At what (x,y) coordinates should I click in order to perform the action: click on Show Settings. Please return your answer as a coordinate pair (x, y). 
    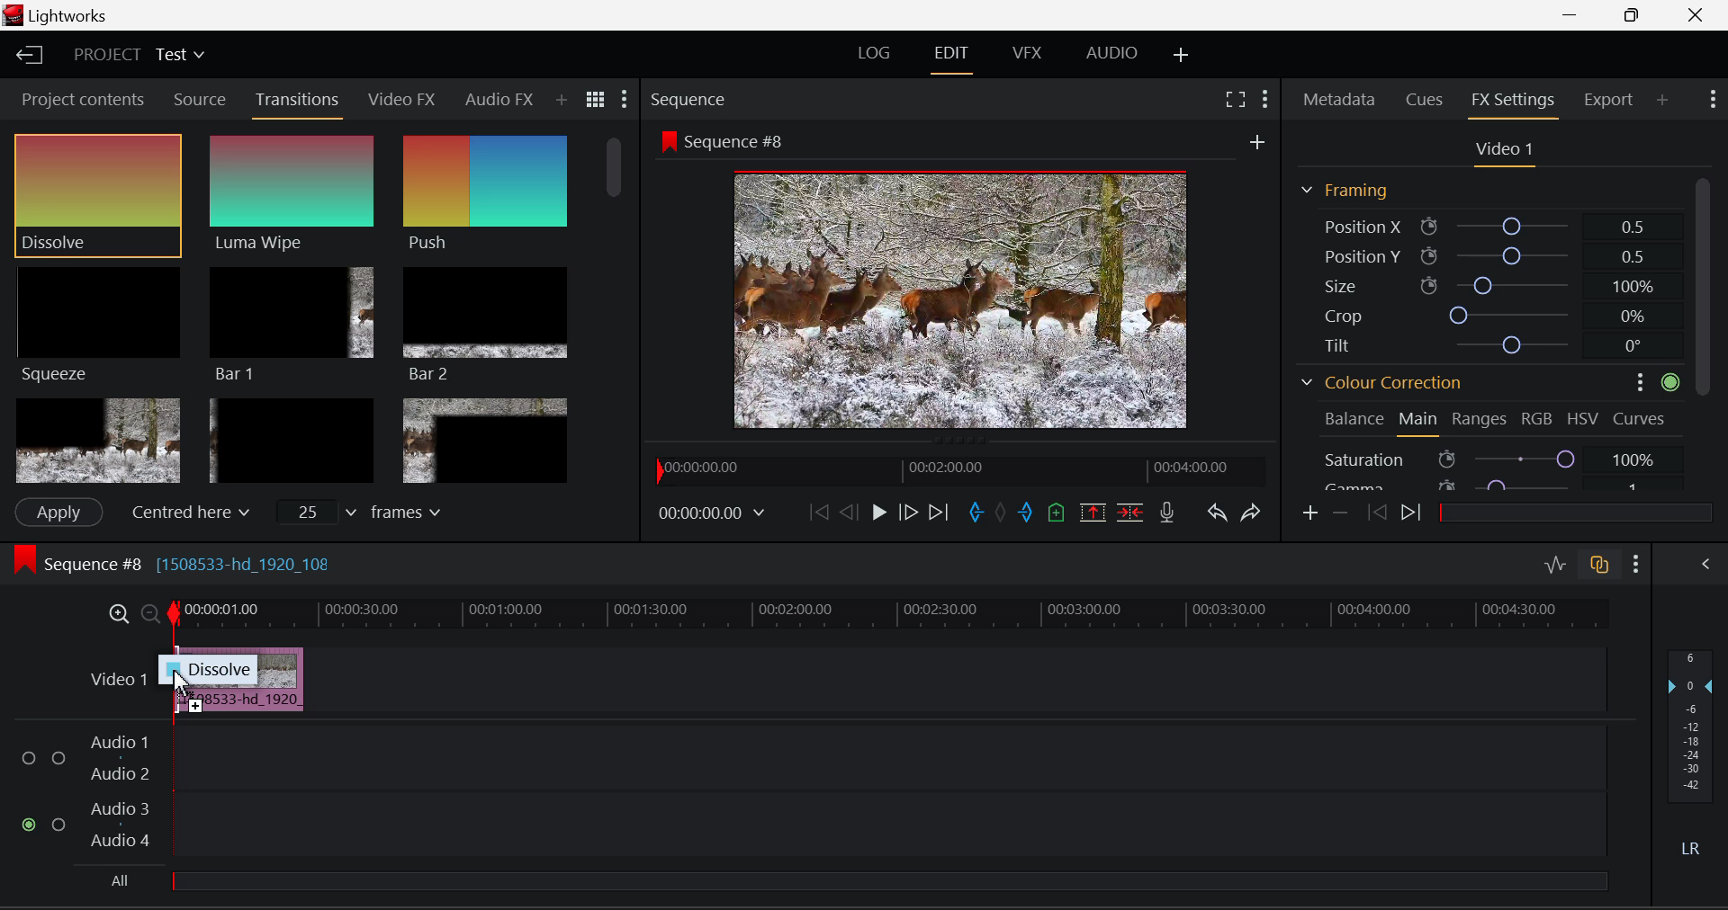
    Looking at the image, I should click on (1636, 565).